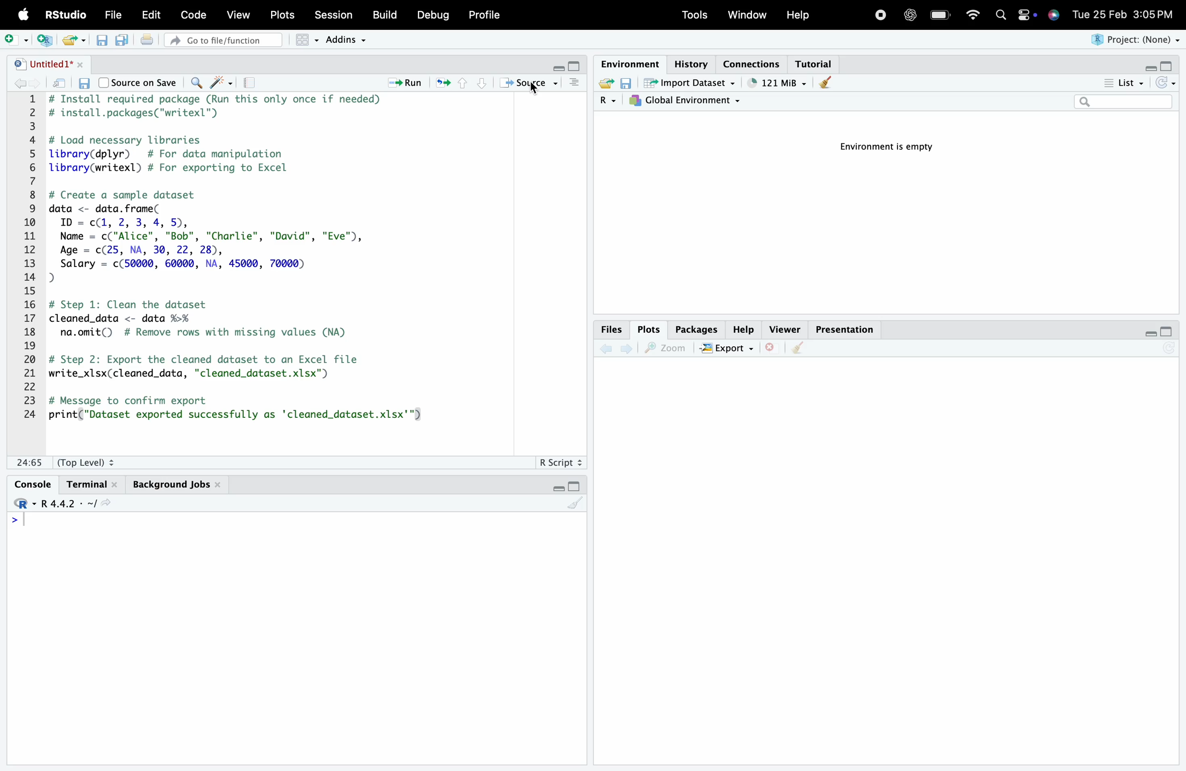 The image size is (1186, 771). Describe the element at coordinates (102, 41) in the screenshot. I see `Save current document (Ctrl + S)` at that location.